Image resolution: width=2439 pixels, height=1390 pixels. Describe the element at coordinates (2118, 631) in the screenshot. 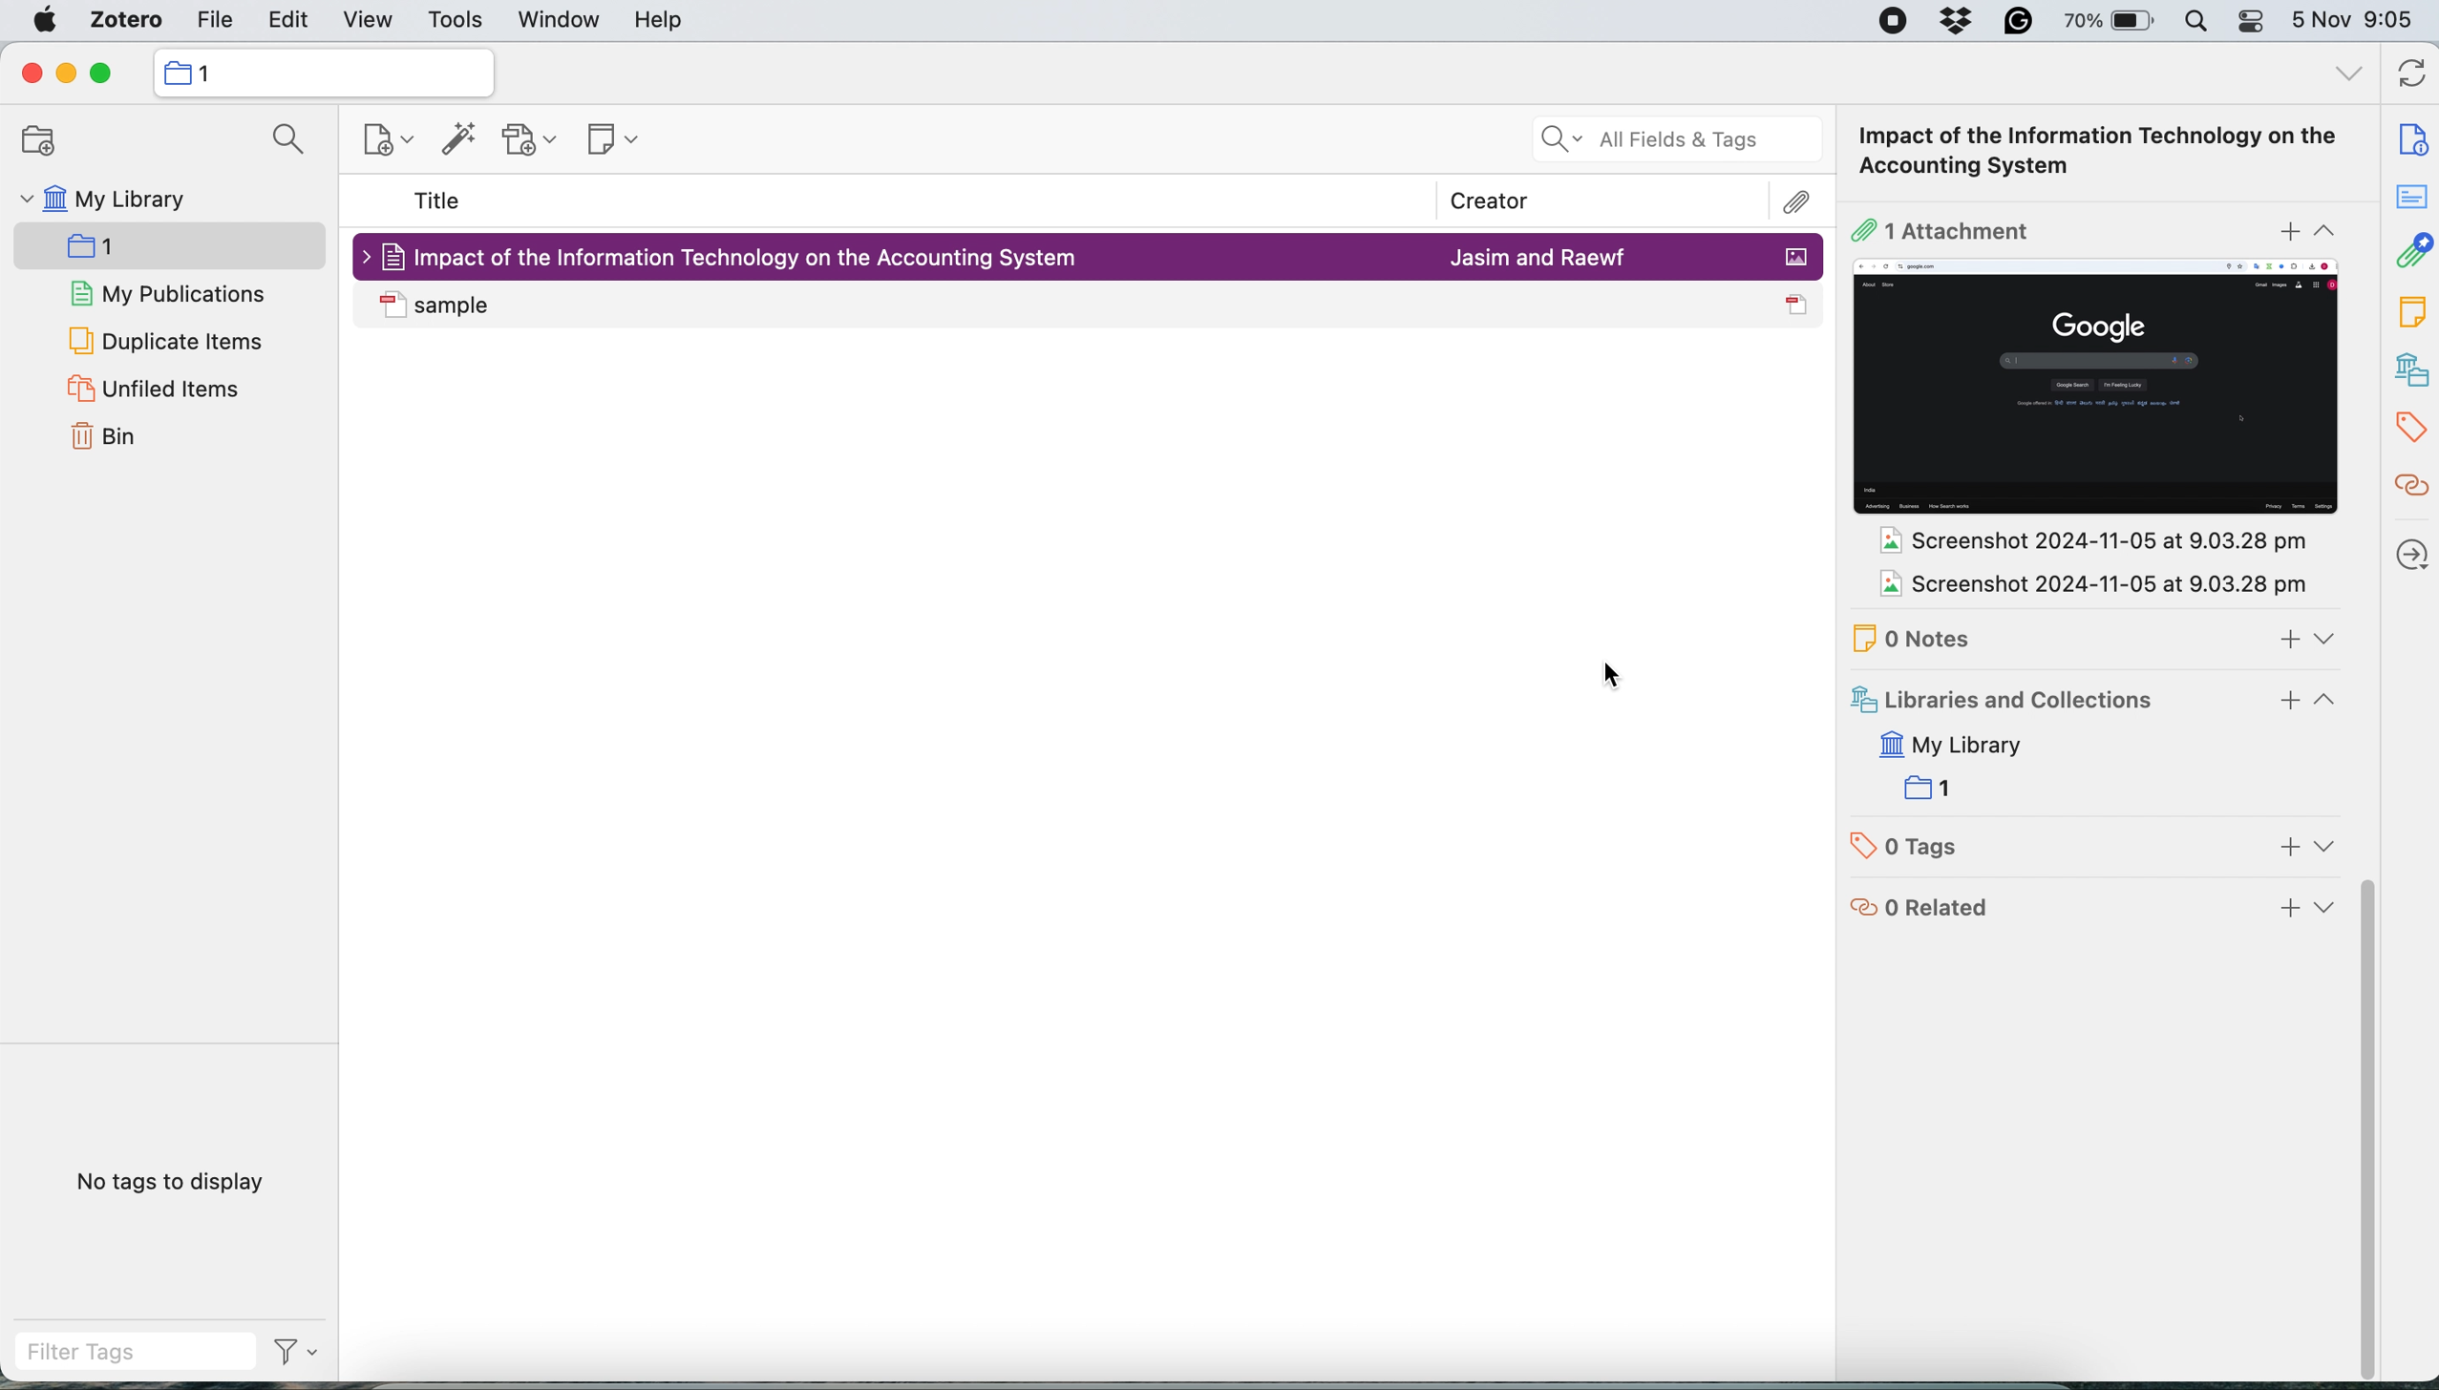

I see `notes` at that location.